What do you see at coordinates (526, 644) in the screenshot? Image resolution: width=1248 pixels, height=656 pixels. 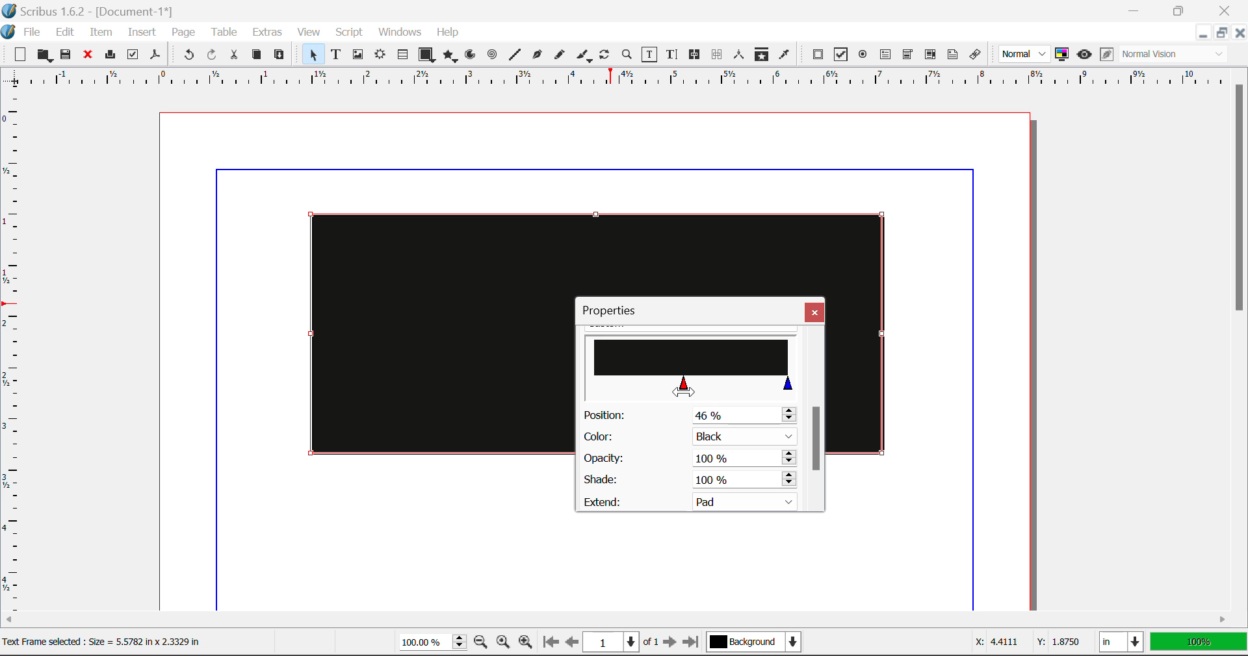 I see `Zoom In` at bounding box center [526, 644].